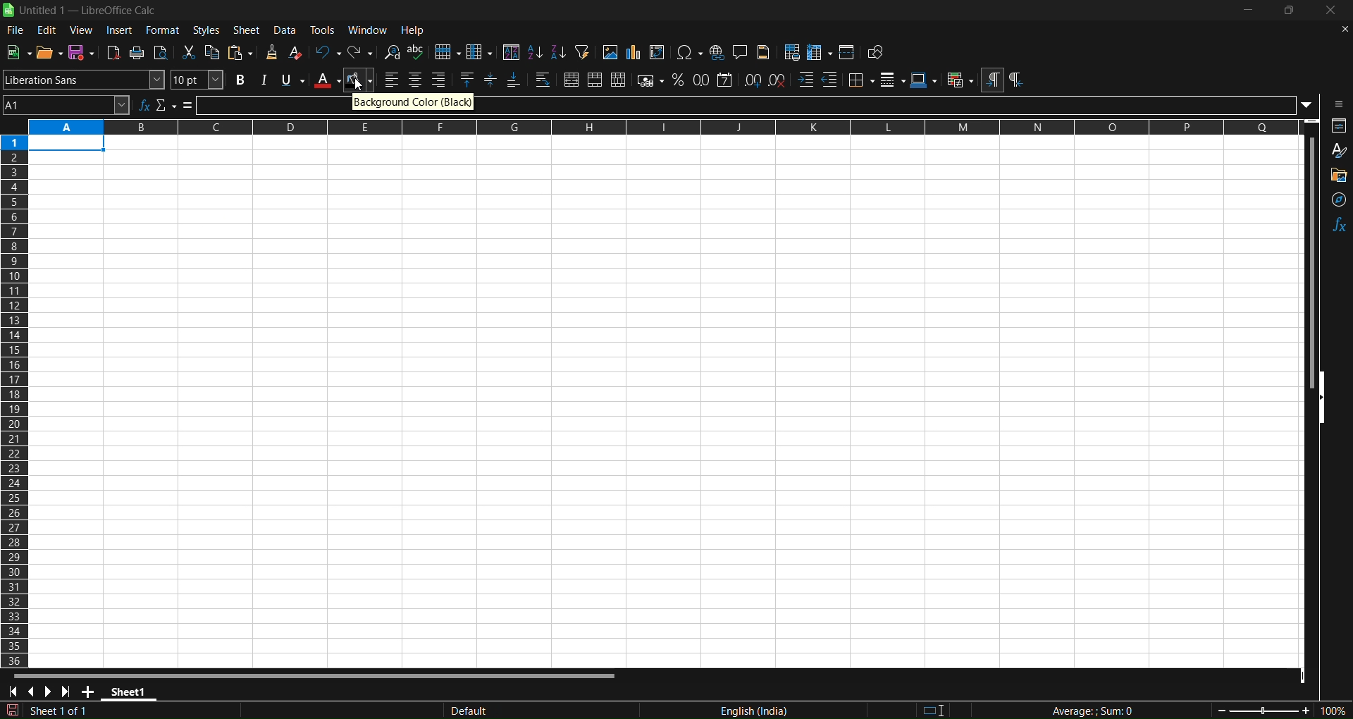 The width and height of the screenshot is (1353, 719). I want to click on input line, so click(899, 106).